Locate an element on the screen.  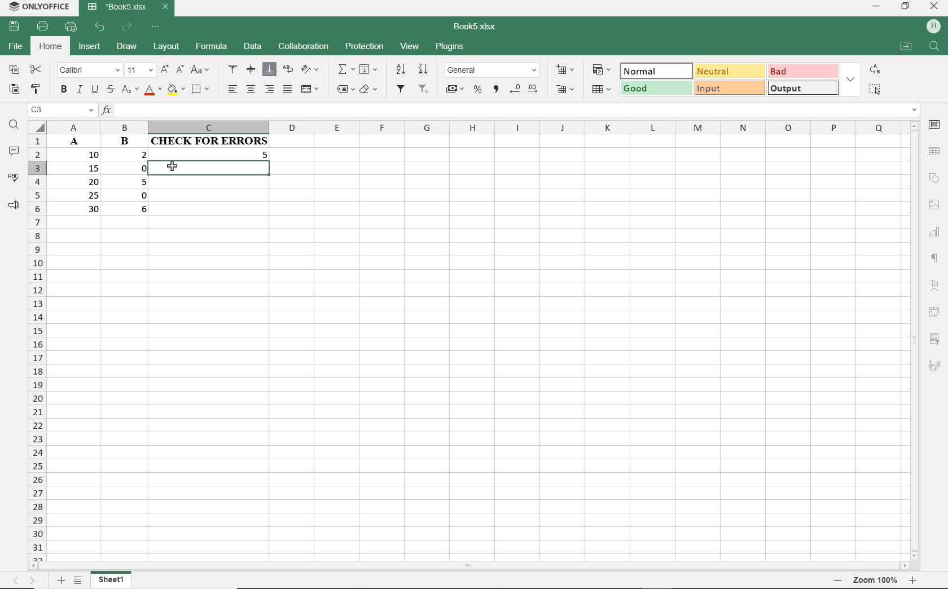
FONT SIZE is located at coordinates (139, 71).